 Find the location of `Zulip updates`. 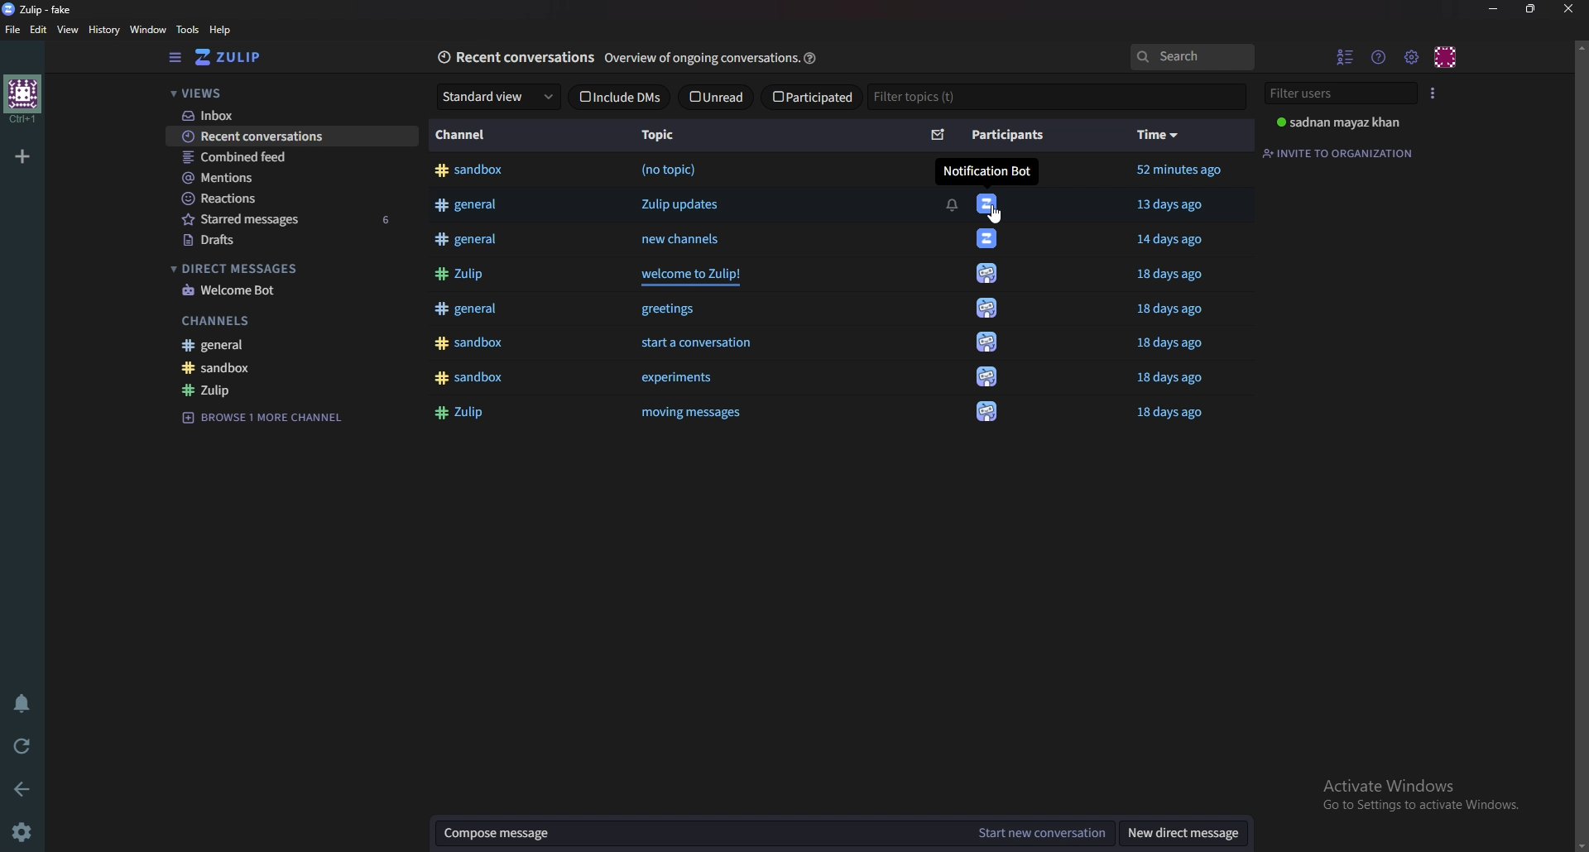

Zulip updates is located at coordinates (689, 203).